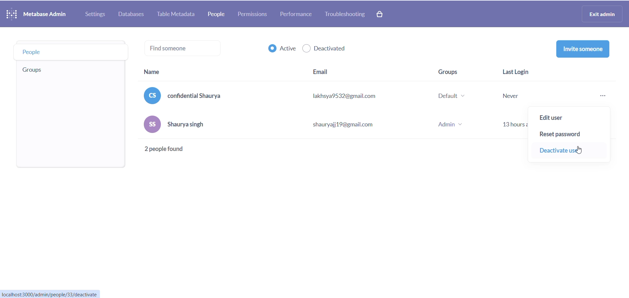 The image size is (629, 298). Describe the element at coordinates (347, 14) in the screenshot. I see `troubleshooting` at that location.